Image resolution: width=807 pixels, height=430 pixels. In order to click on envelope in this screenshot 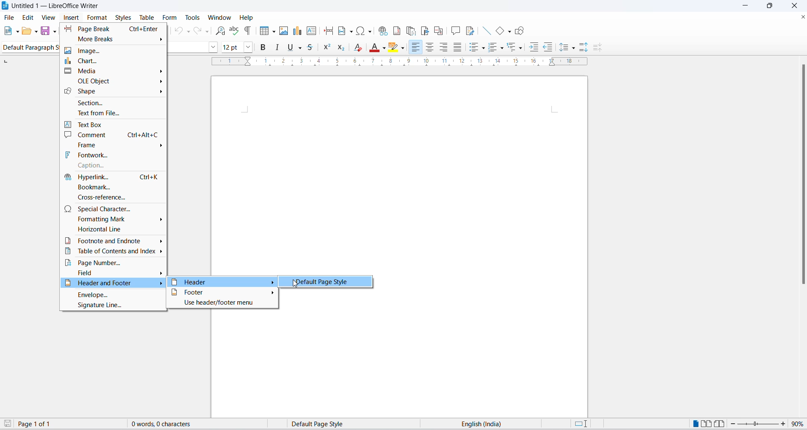, I will do `click(114, 295)`.